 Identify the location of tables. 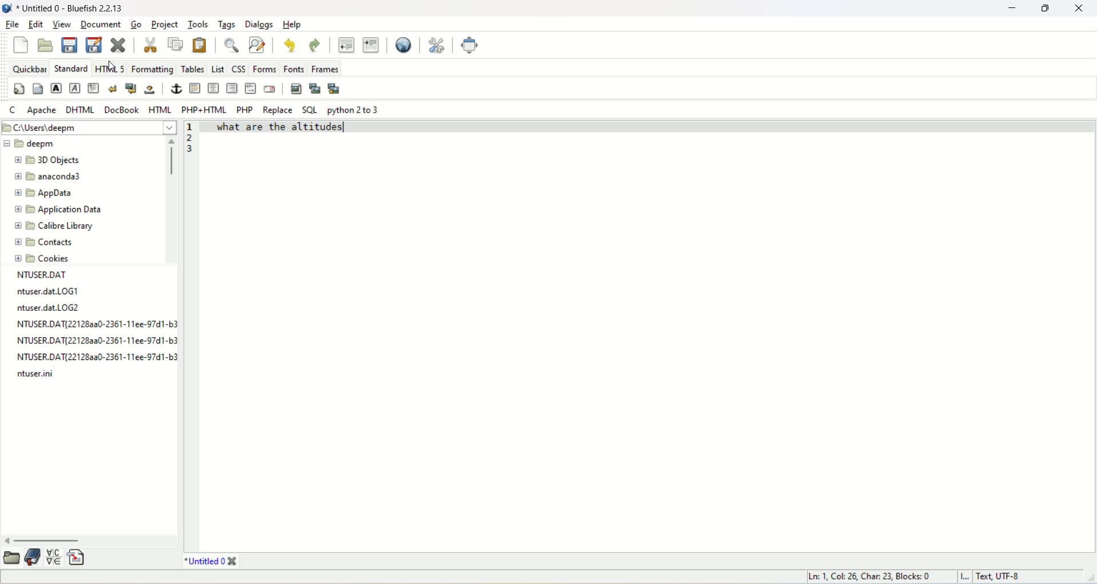
(193, 69).